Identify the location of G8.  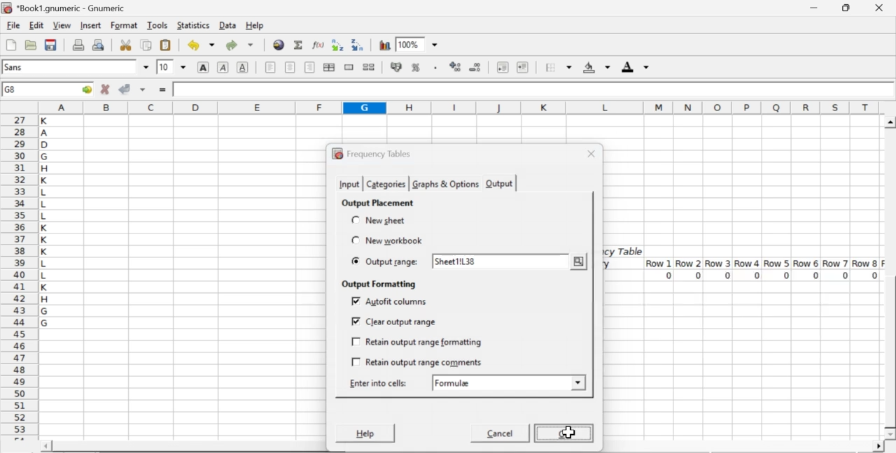
(12, 89).